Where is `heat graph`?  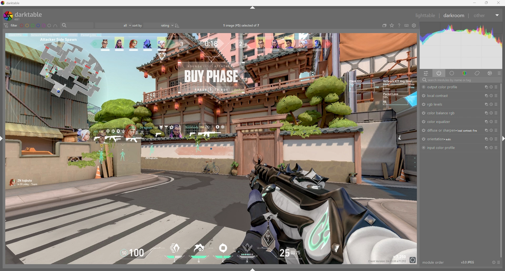
heat graph is located at coordinates (461, 45).